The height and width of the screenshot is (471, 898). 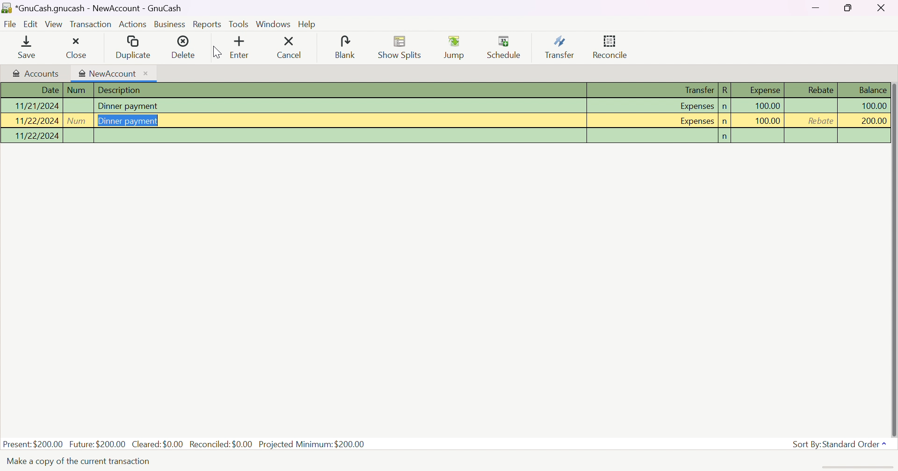 I want to click on 100.00, so click(x=869, y=106).